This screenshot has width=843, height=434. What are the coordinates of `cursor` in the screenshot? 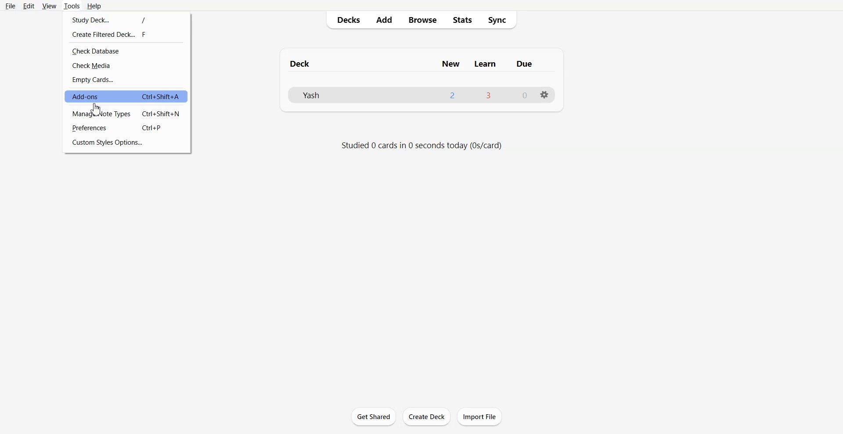 It's located at (101, 109).